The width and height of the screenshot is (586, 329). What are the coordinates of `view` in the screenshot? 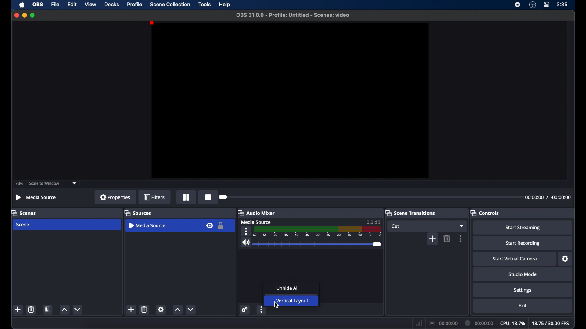 It's located at (91, 5).